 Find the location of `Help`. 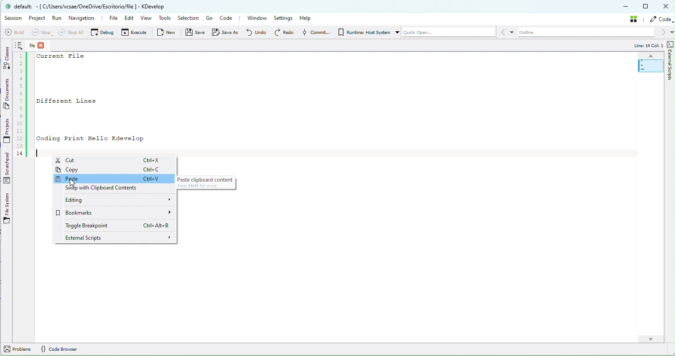

Help is located at coordinates (308, 18).